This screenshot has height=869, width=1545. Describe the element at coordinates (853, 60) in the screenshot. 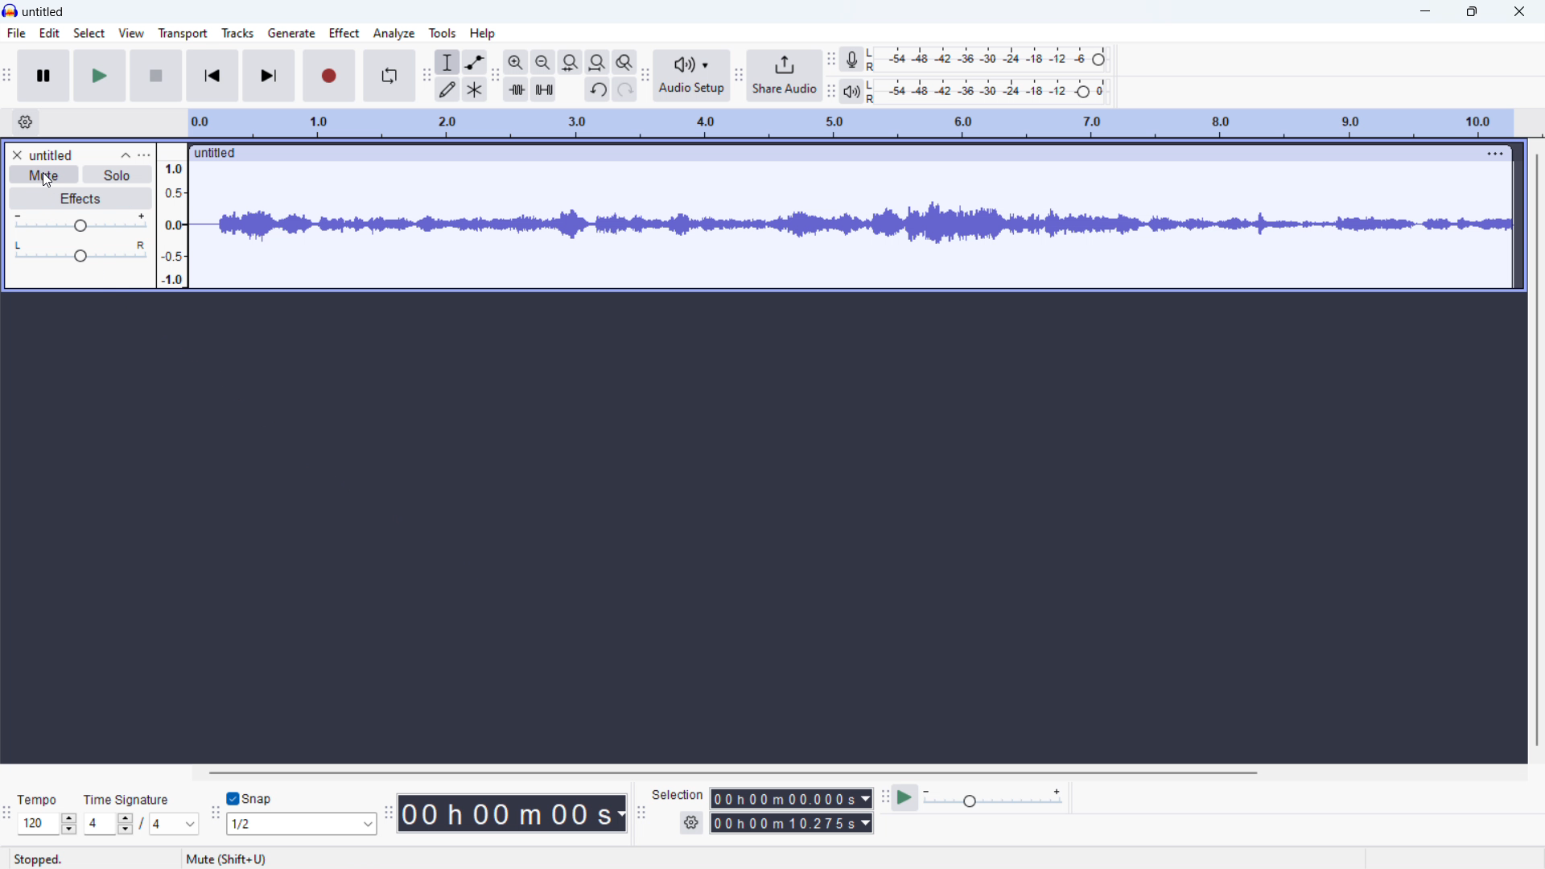

I see `recording meter` at that location.